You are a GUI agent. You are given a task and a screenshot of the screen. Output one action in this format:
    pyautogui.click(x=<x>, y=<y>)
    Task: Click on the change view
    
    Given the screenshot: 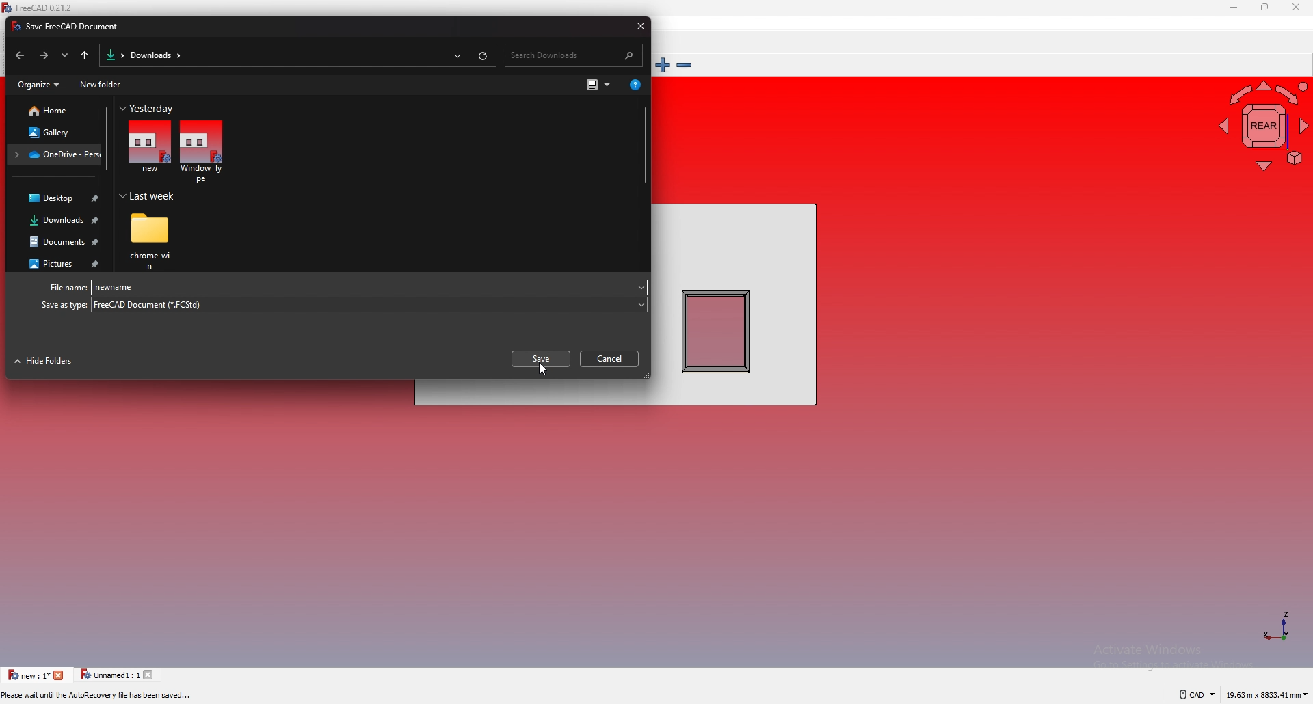 What is the action you would take?
    pyautogui.click(x=596, y=84)
    